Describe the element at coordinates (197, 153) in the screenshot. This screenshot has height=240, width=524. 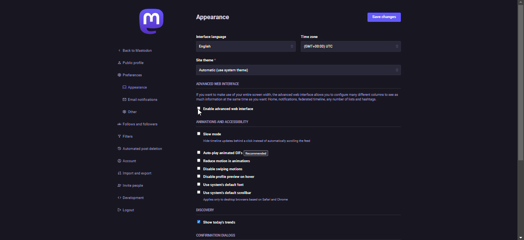
I see `click to select` at that location.